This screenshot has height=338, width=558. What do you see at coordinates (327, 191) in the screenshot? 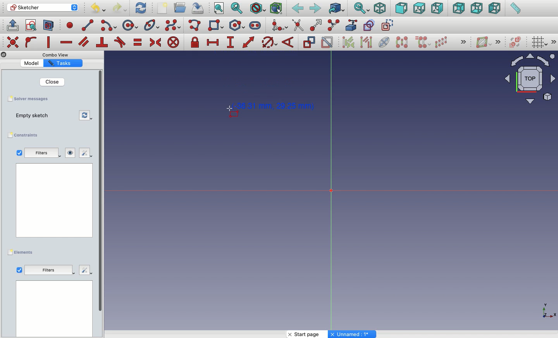
I see `Axis` at bounding box center [327, 191].